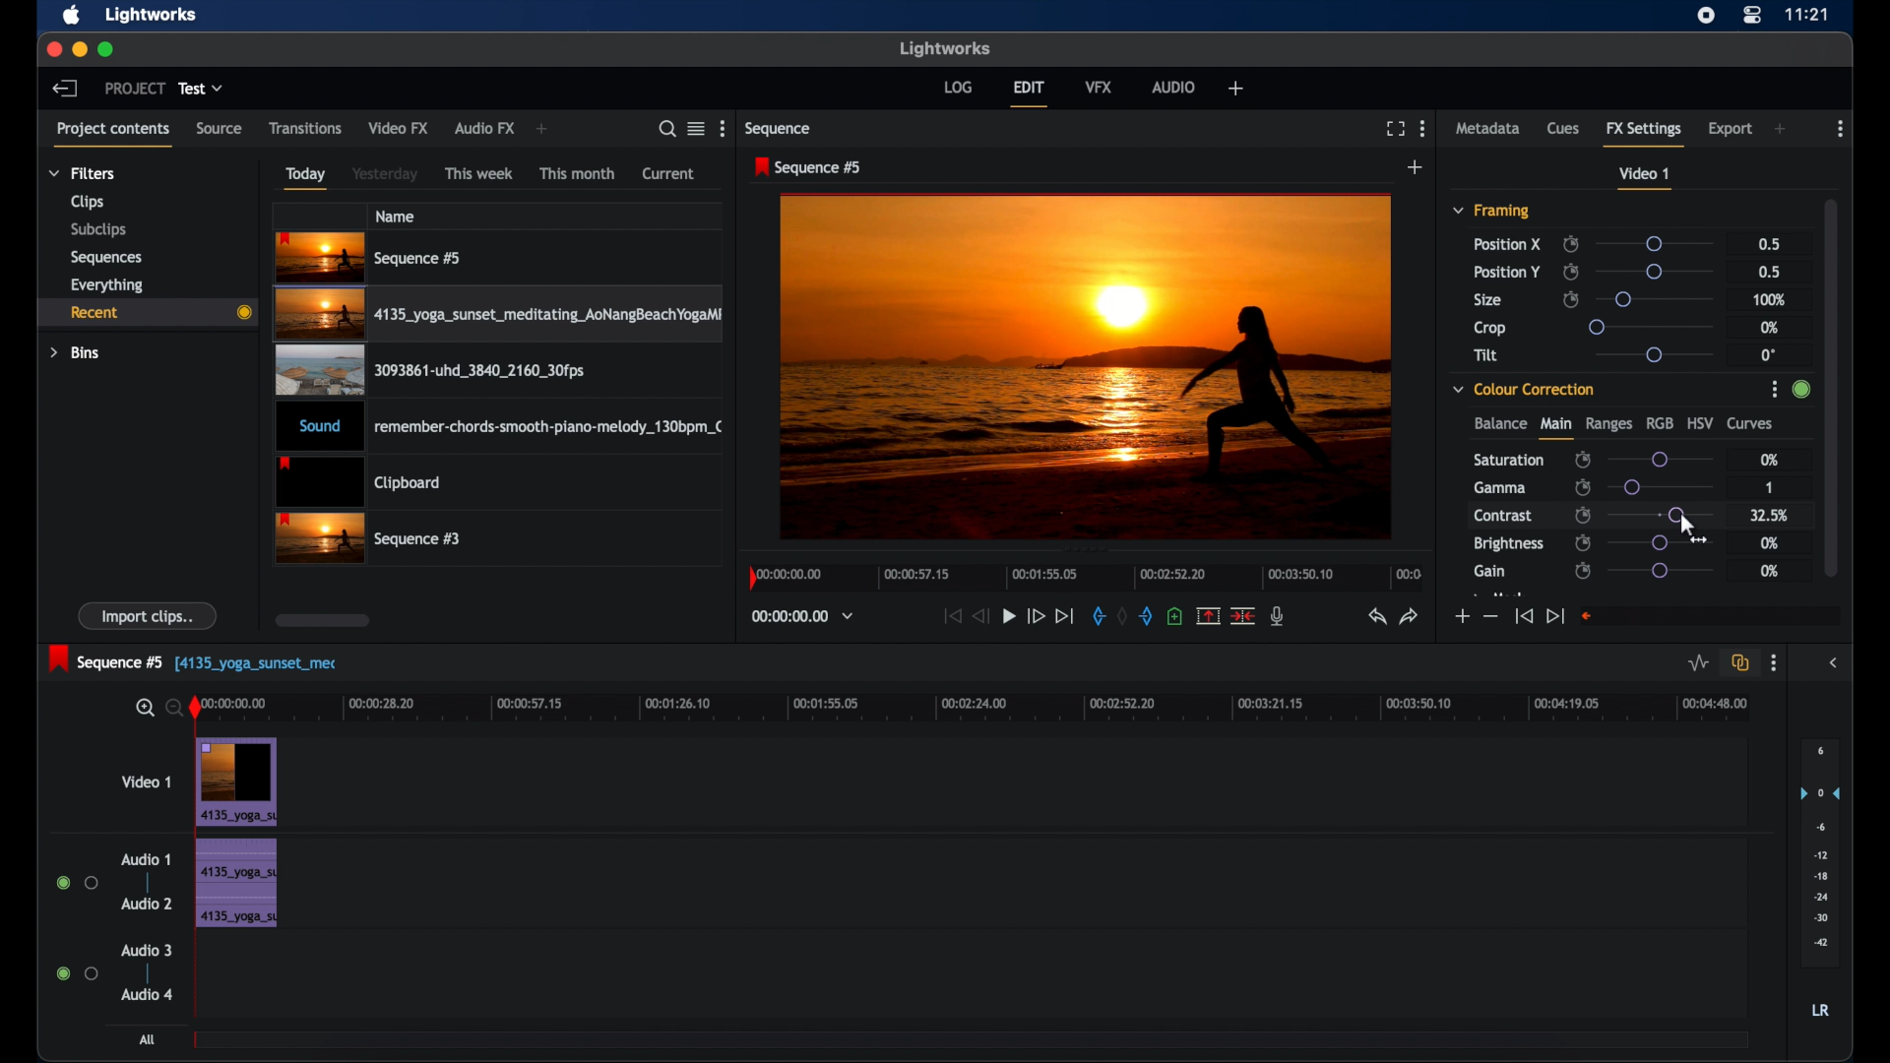  Describe the element at coordinates (982, 616) in the screenshot. I see `rewind` at that location.